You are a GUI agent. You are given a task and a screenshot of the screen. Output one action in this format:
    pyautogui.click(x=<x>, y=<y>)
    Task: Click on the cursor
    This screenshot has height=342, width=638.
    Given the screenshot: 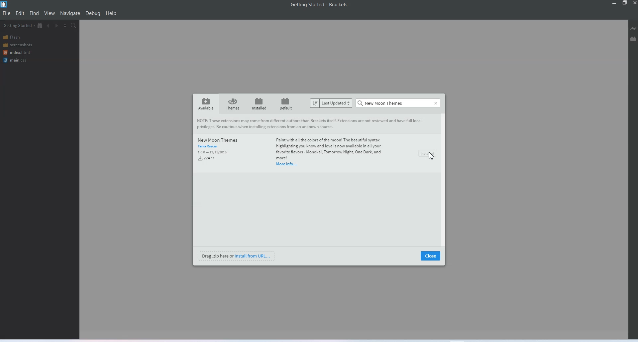 What is the action you would take?
    pyautogui.click(x=431, y=155)
    